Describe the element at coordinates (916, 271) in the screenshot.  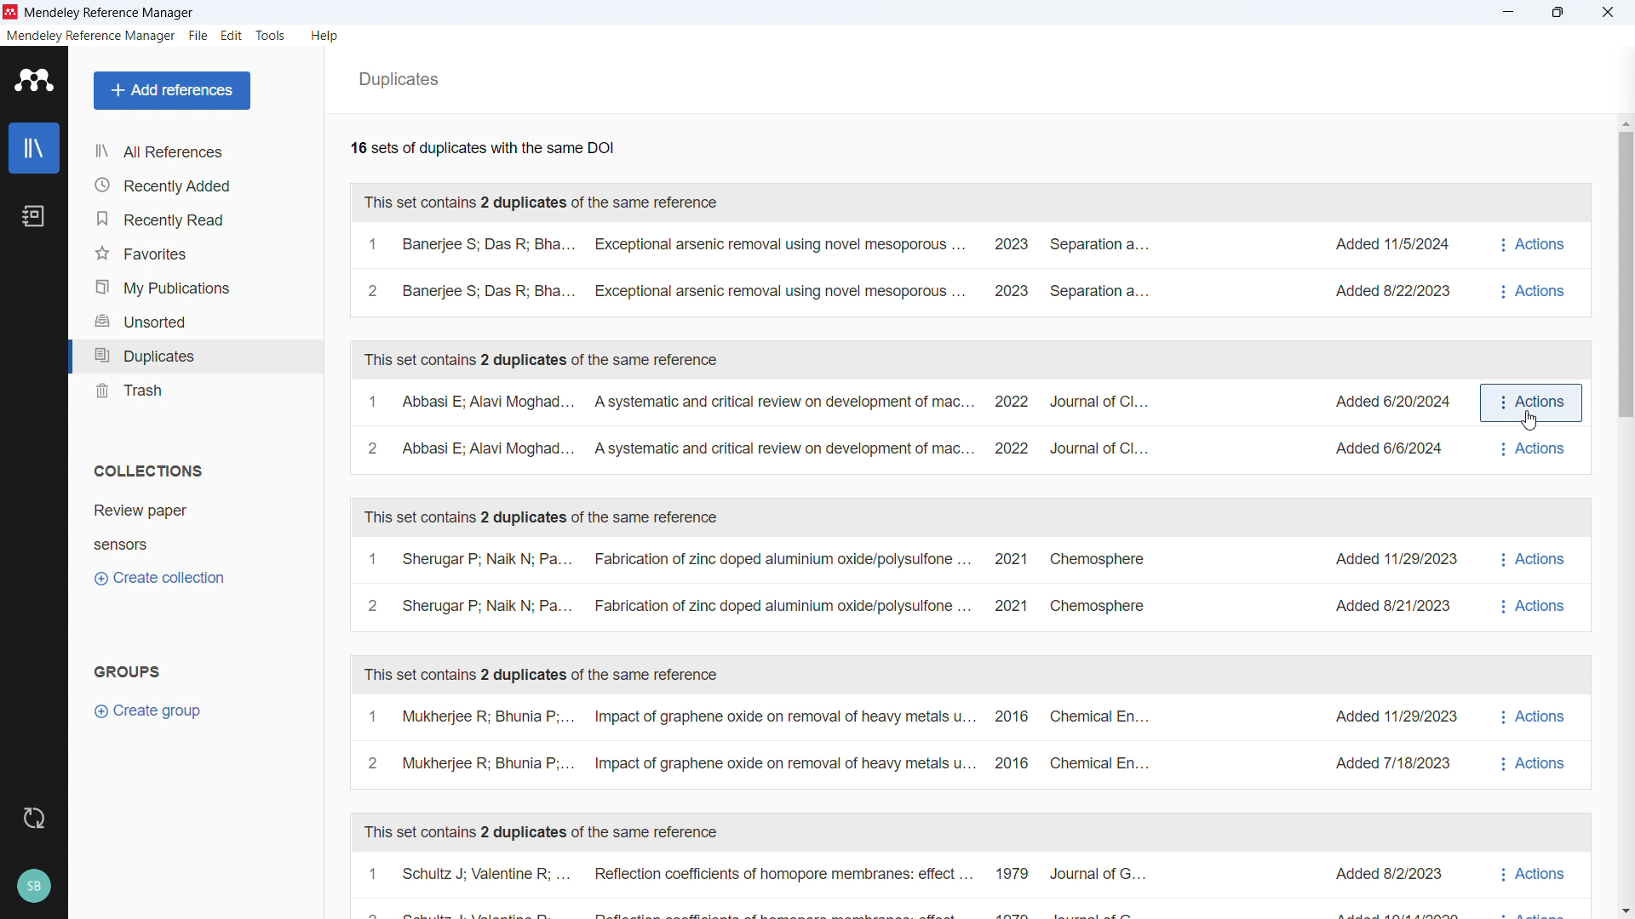
I see `A set of duplicates ` at that location.